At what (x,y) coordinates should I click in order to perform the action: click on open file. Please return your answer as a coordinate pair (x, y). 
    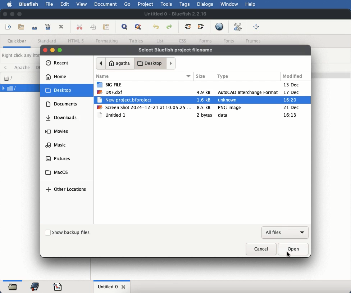
    Looking at the image, I should click on (22, 27).